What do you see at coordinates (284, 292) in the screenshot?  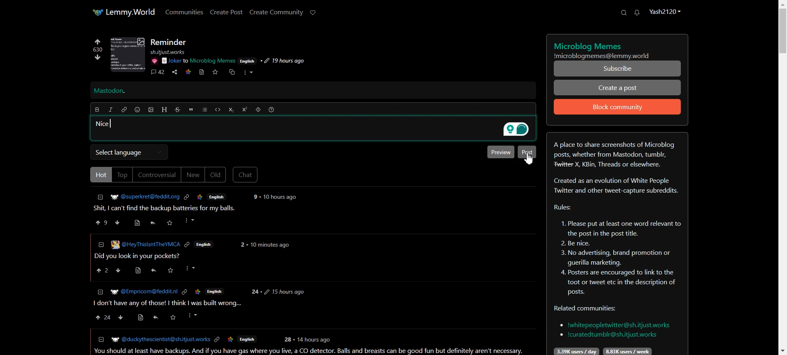 I see `` at bounding box center [284, 292].